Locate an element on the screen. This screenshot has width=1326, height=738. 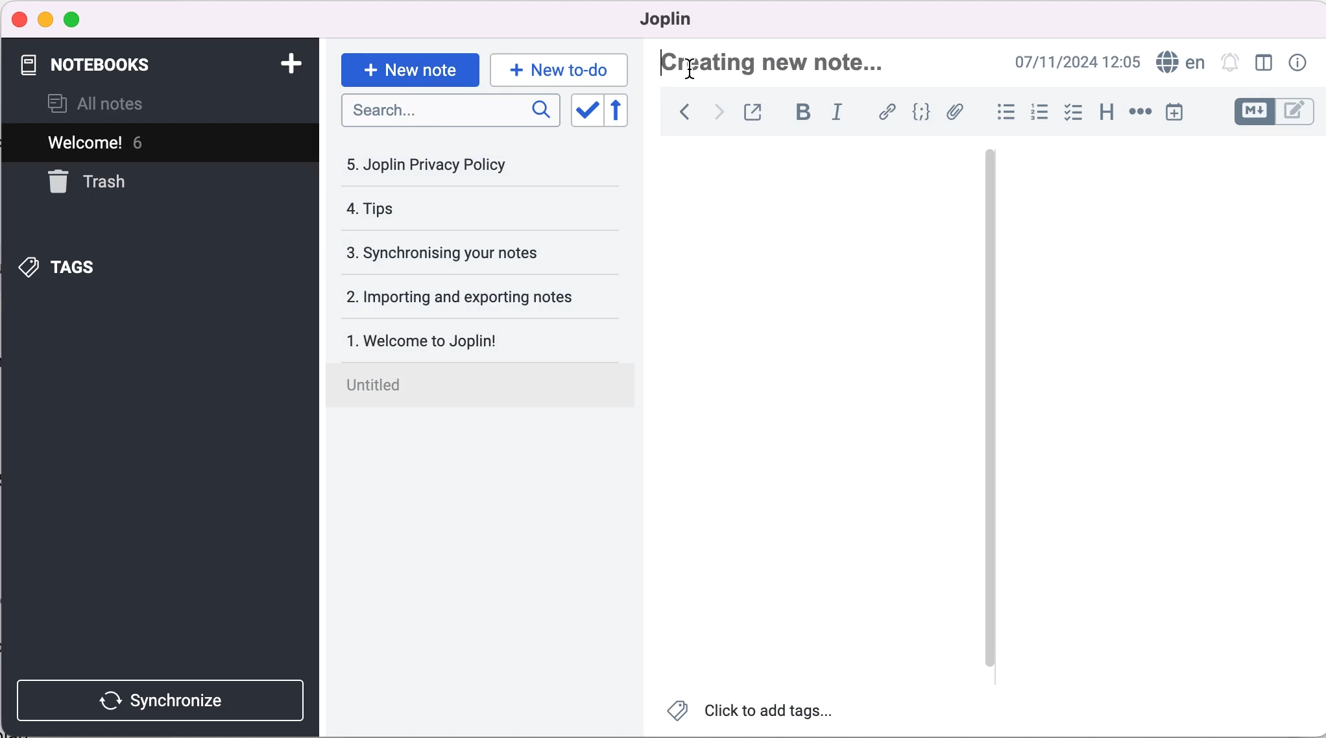
note properties is located at coordinates (1299, 64).